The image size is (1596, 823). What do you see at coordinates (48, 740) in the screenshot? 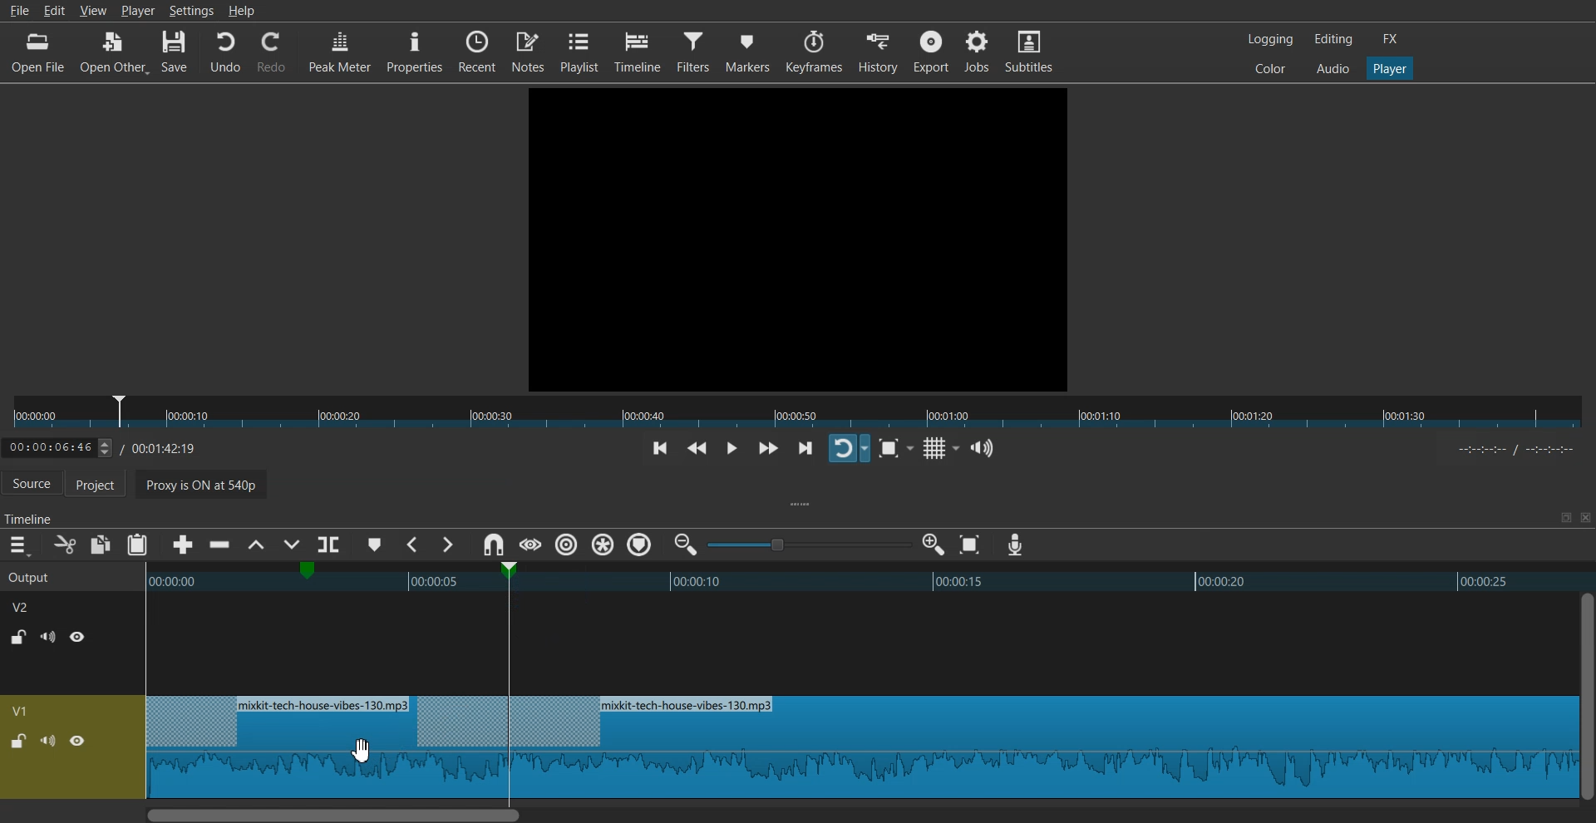
I see `Mute` at bounding box center [48, 740].